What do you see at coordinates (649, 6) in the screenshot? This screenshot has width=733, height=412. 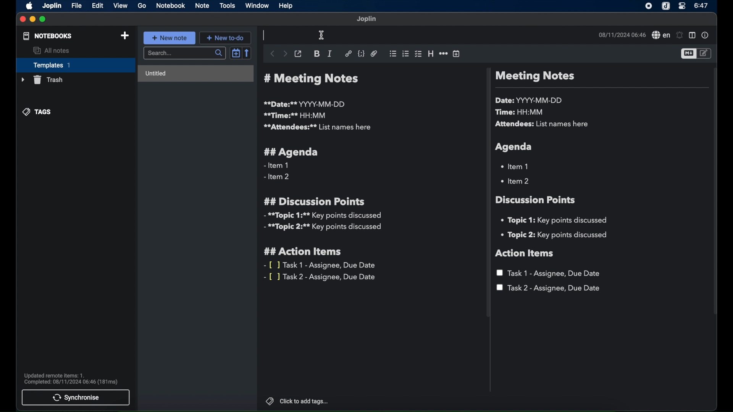 I see `screen recorder icon` at bounding box center [649, 6].